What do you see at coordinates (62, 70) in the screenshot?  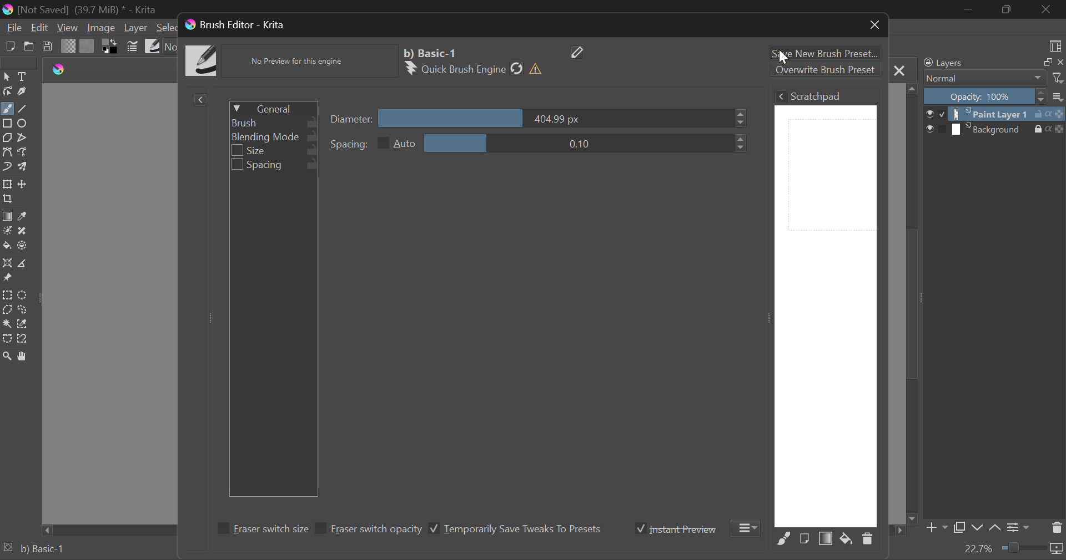 I see `logo` at bounding box center [62, 70].